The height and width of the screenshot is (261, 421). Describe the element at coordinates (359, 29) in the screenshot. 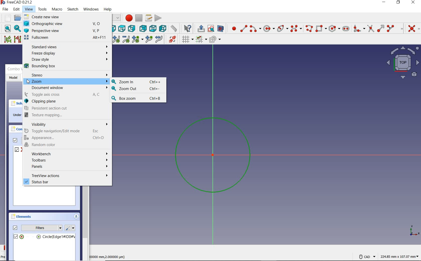

I see `create fillet` at that location.